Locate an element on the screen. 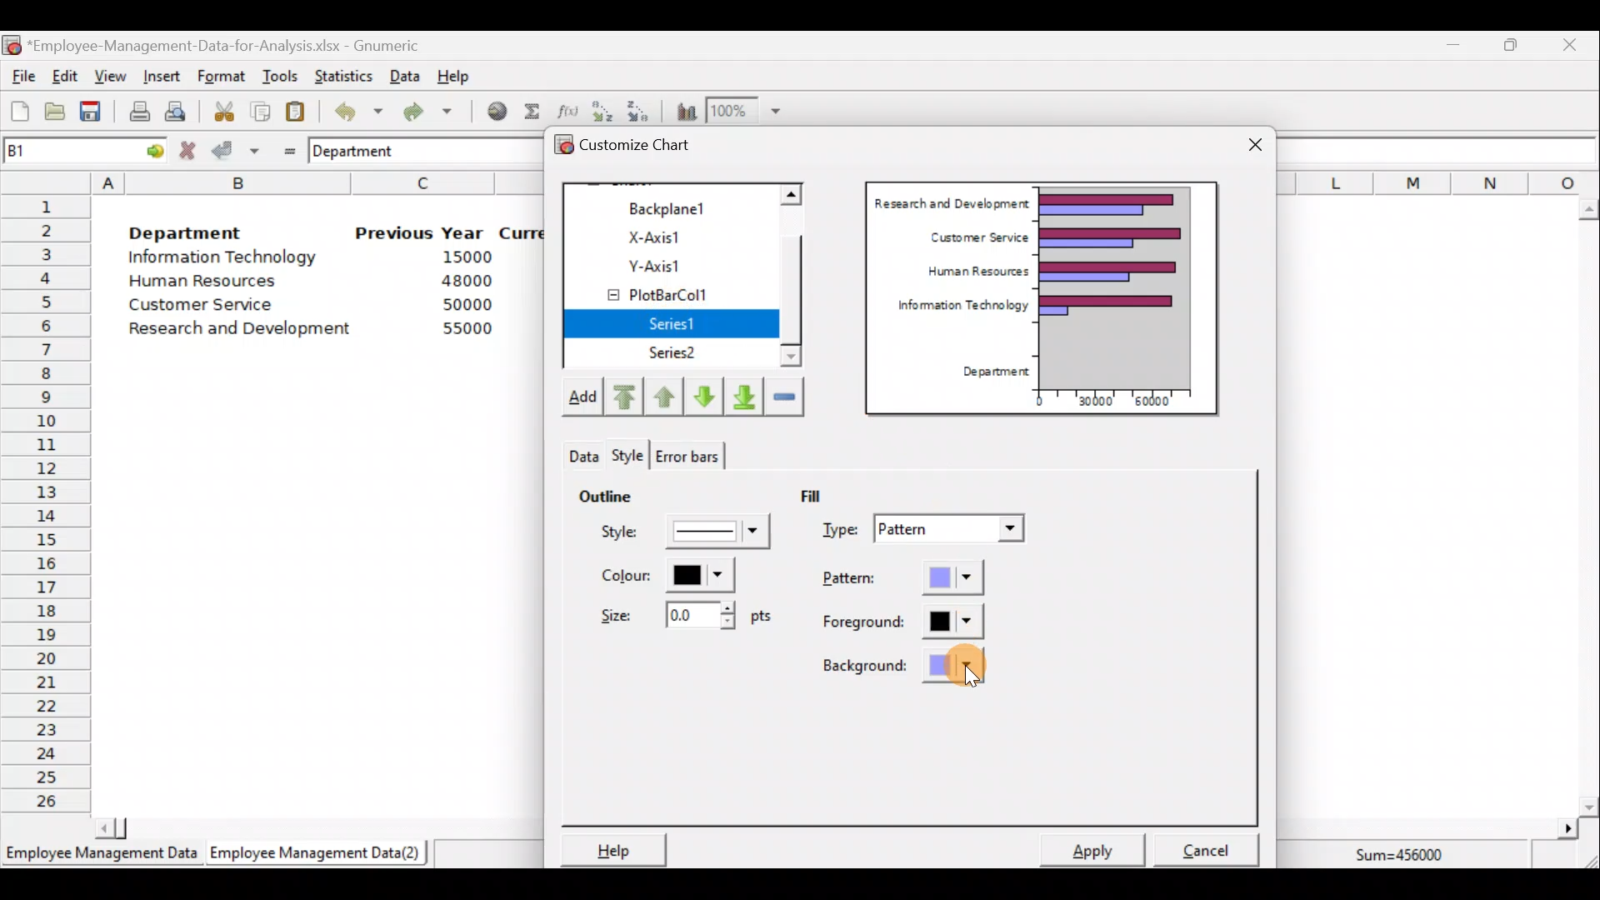  Apply is located at coordinates (1100, 848).